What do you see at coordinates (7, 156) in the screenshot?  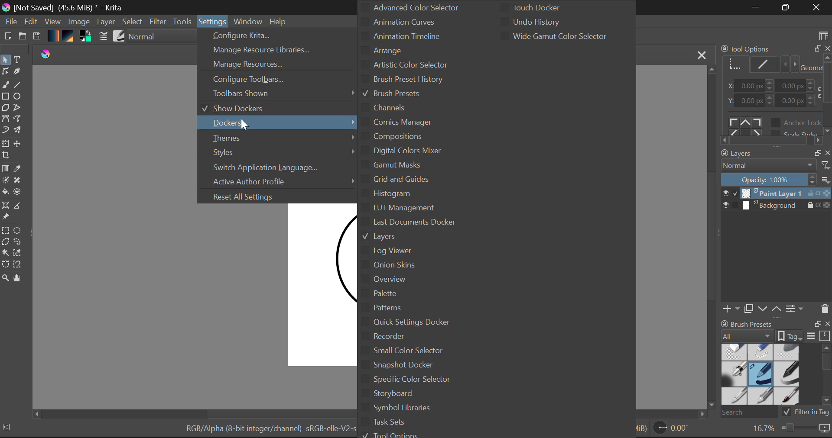 I see `Crop` at bounding box center [7, 156].